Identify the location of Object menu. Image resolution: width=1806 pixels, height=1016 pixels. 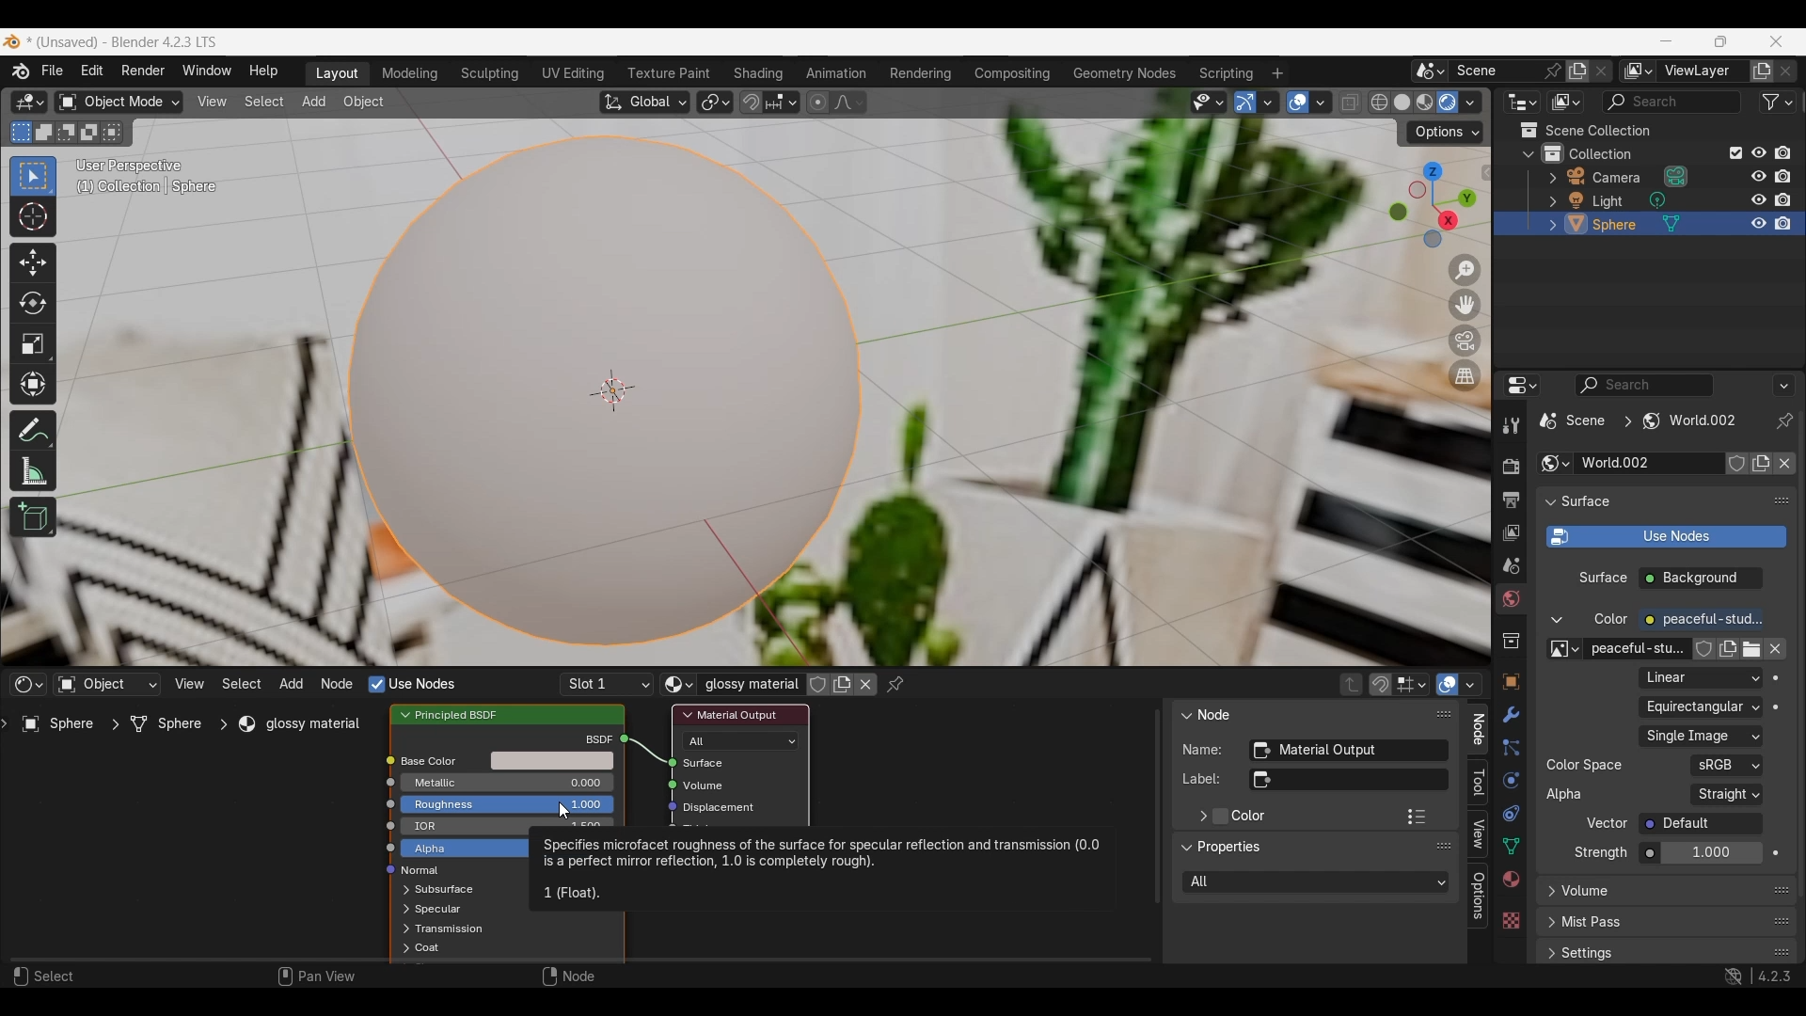
(364, 103).